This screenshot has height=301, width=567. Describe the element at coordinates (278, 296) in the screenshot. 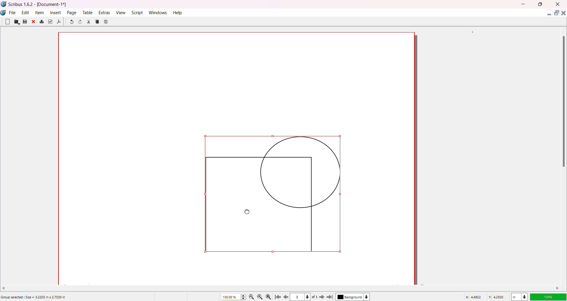

I see `First Page` at that location.